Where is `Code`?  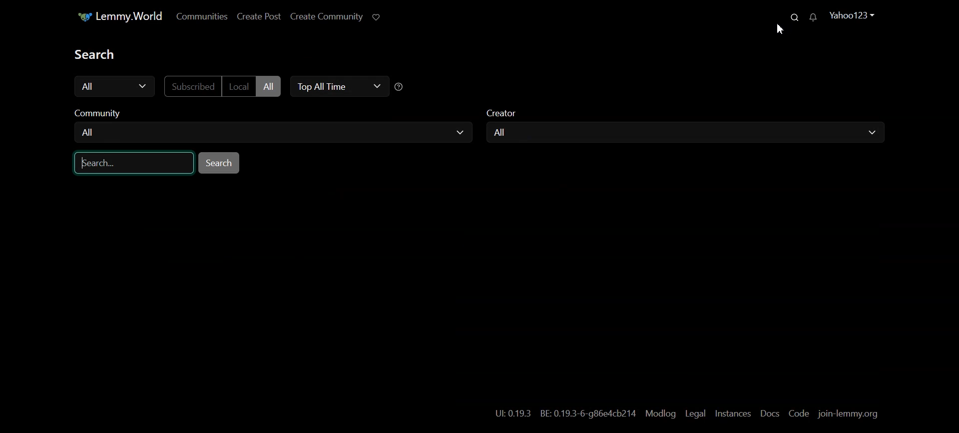 Code is located at coordinates (798, 413).